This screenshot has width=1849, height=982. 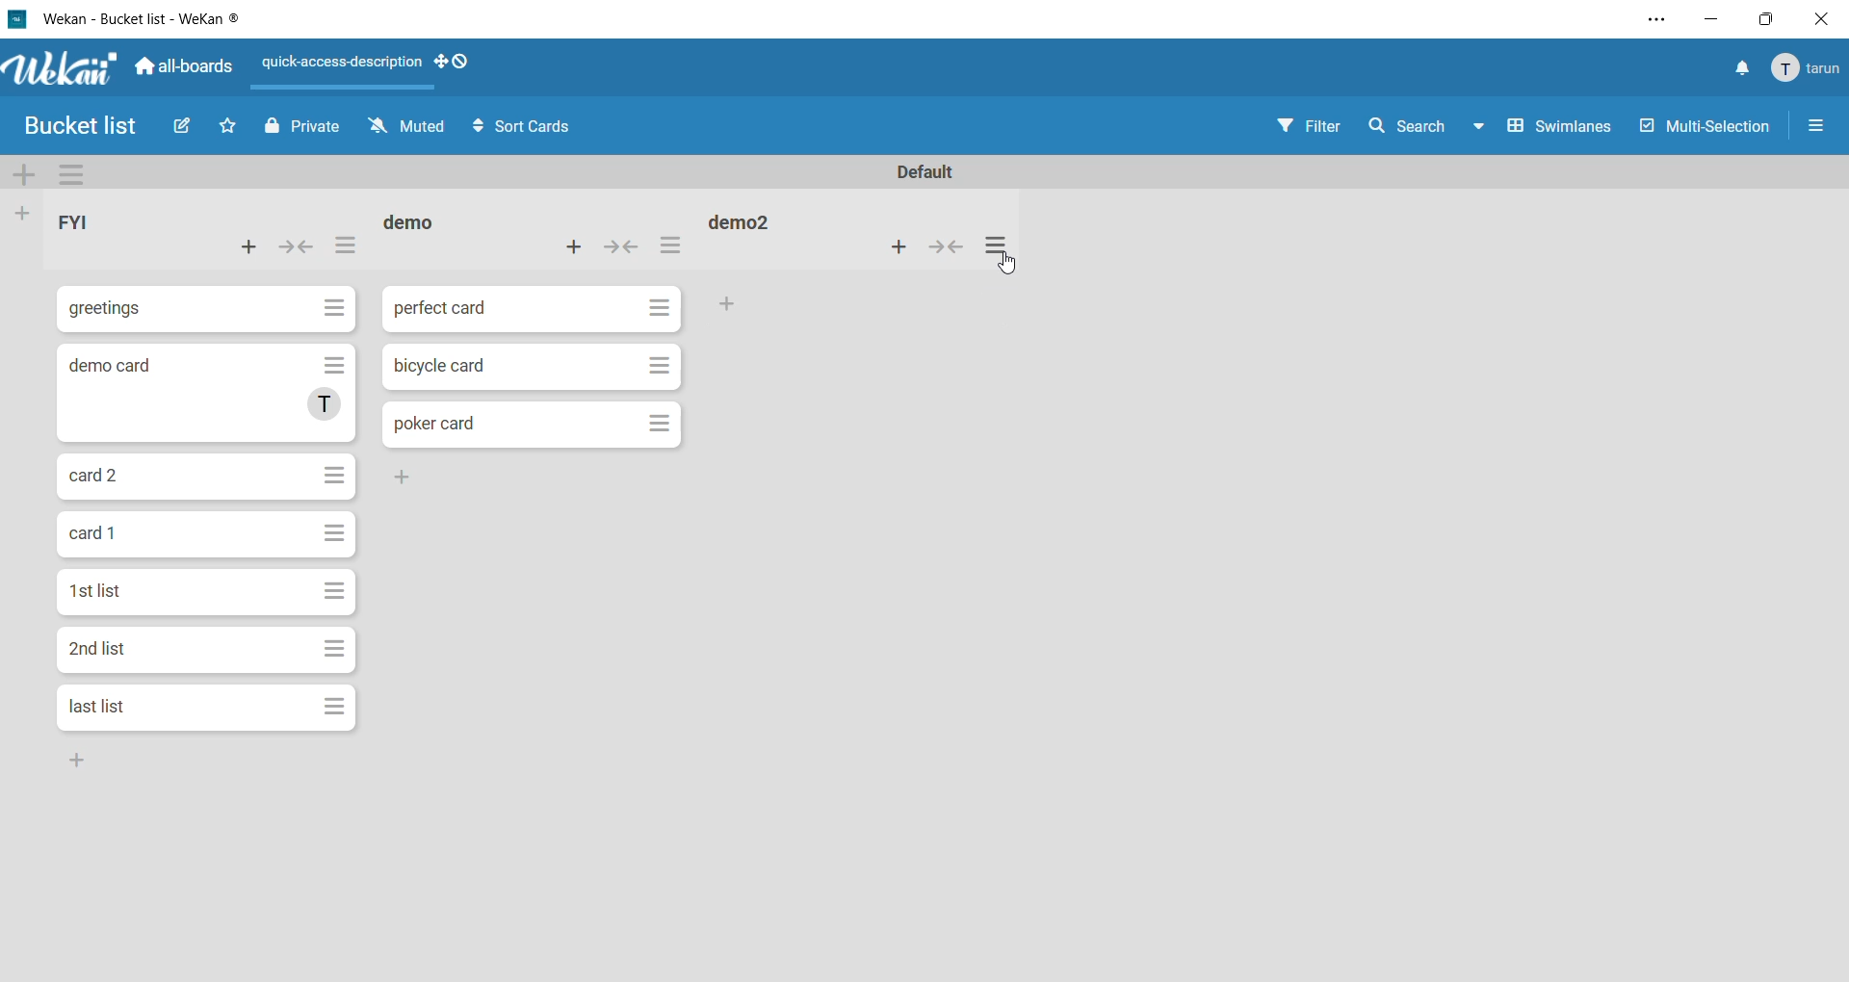 What do you see at coordinates (1705, 19) in the screenshot?
I see `minimize` at bounding box center [1705, 19].